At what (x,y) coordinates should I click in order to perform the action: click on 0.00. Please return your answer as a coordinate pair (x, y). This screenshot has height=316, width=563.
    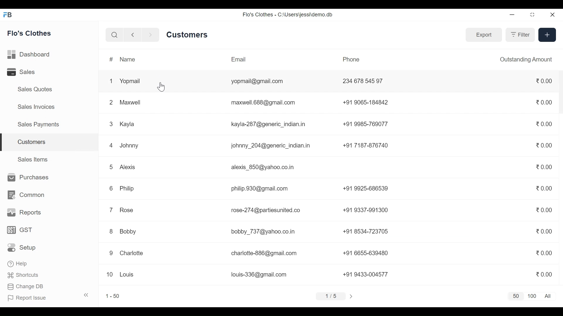
    Looking at the image, I should click on (544, 231).